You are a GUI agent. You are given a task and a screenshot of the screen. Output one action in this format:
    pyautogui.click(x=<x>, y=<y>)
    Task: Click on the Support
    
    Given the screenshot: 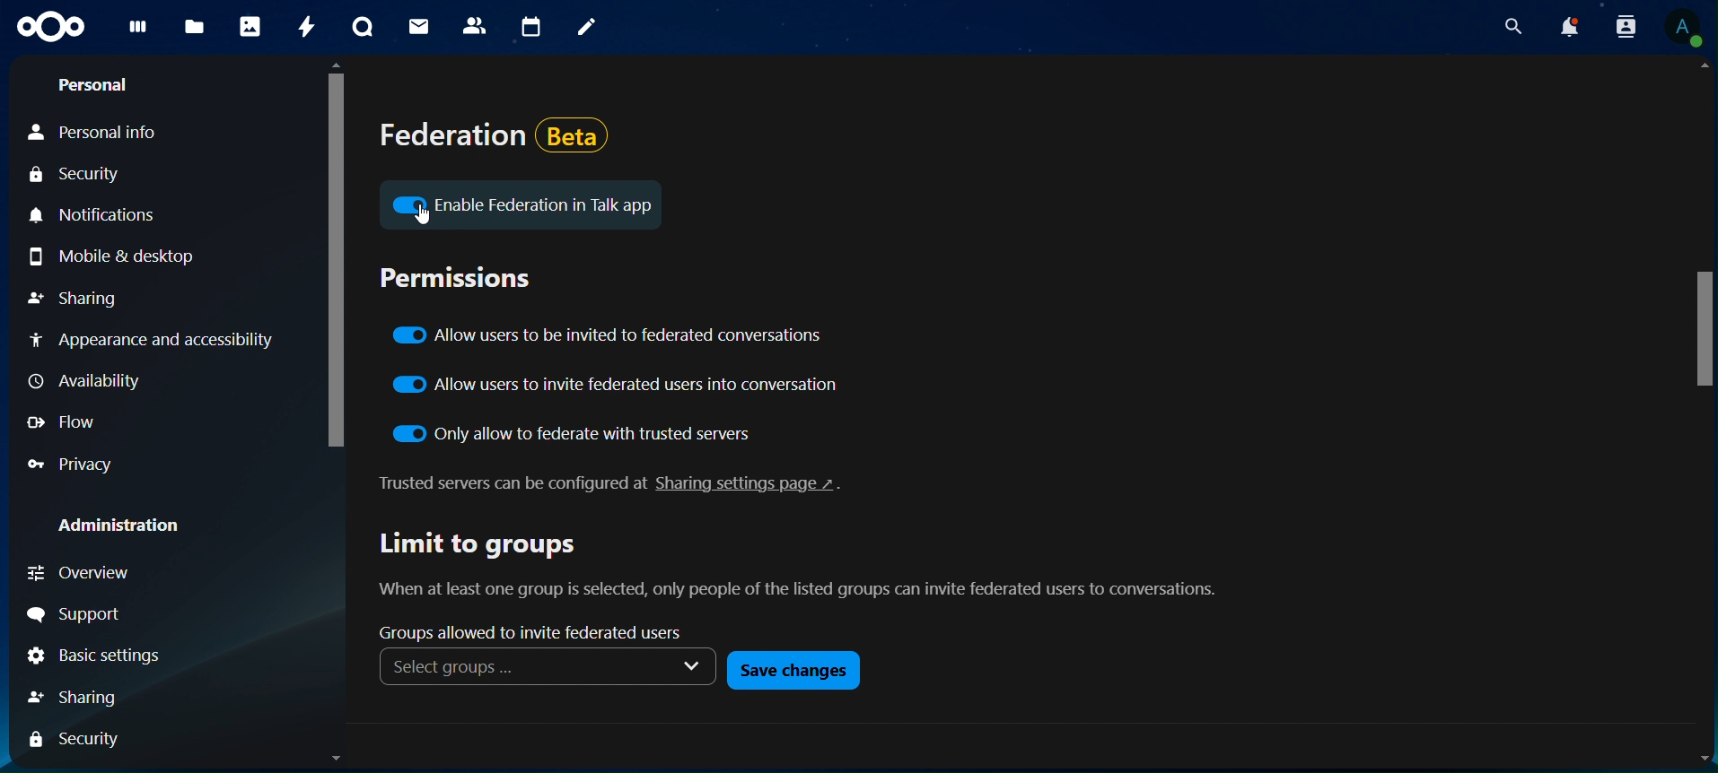 What is the action you would take?
    pyautogui.click(x=79, y=614)
    